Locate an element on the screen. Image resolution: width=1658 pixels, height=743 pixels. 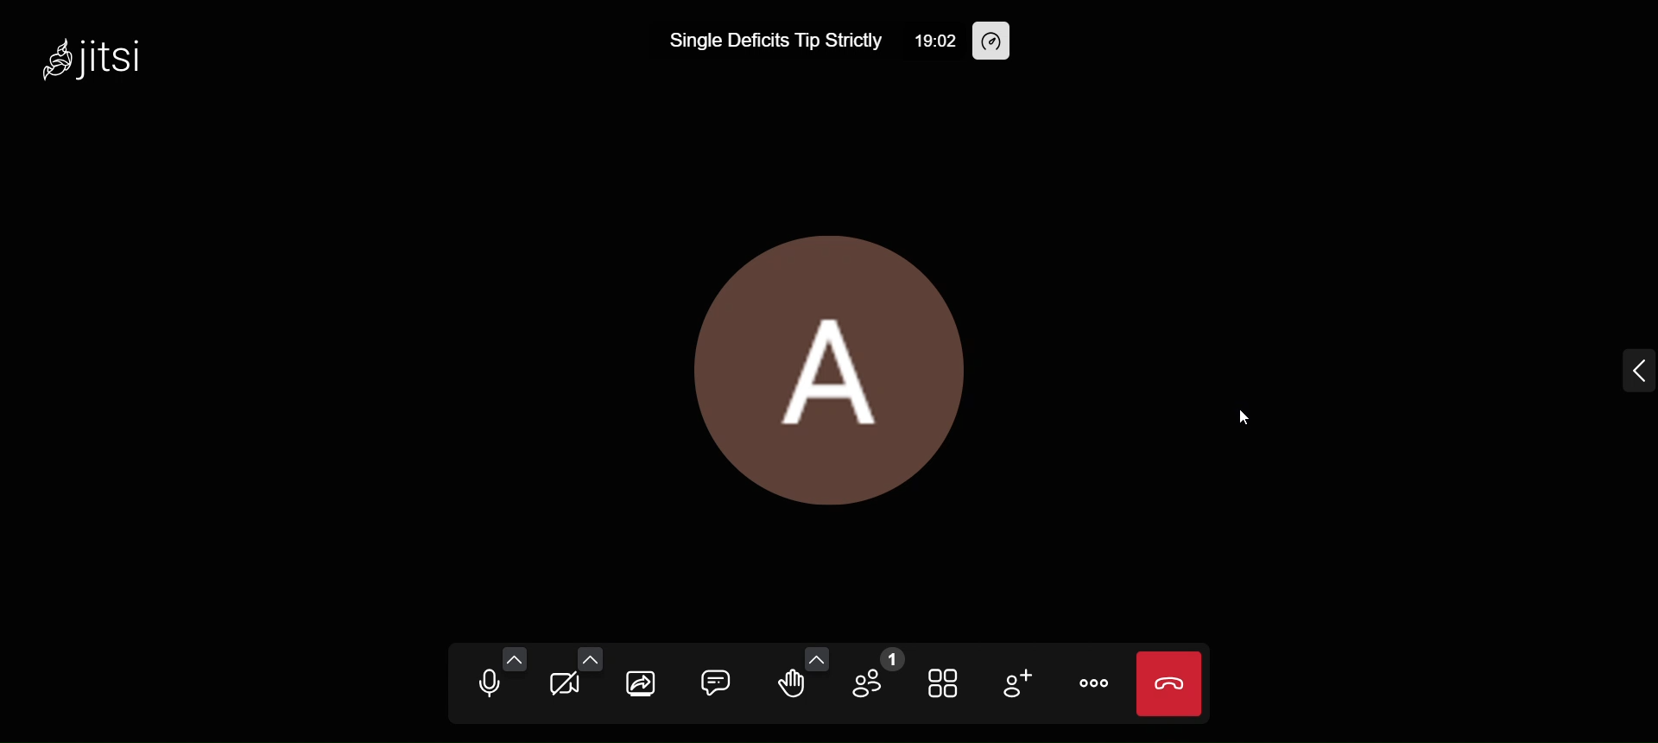
performance setting is located at coordinates (990, 42).